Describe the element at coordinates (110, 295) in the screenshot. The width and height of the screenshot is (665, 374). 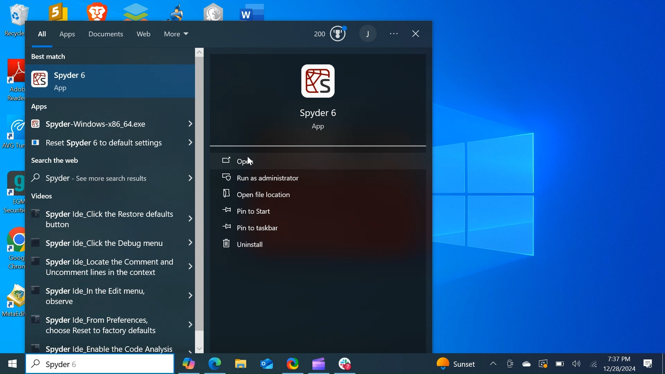
I see `Video` at that location.